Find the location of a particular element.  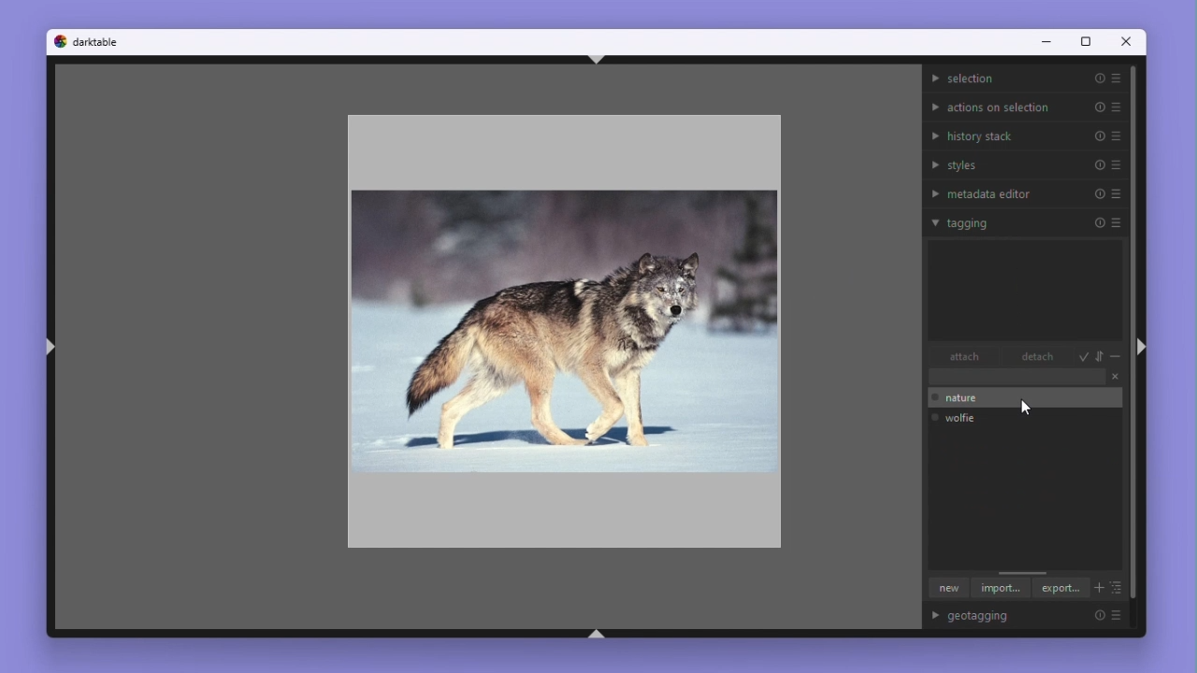

Minimise is located at coordinates (1117, 358).